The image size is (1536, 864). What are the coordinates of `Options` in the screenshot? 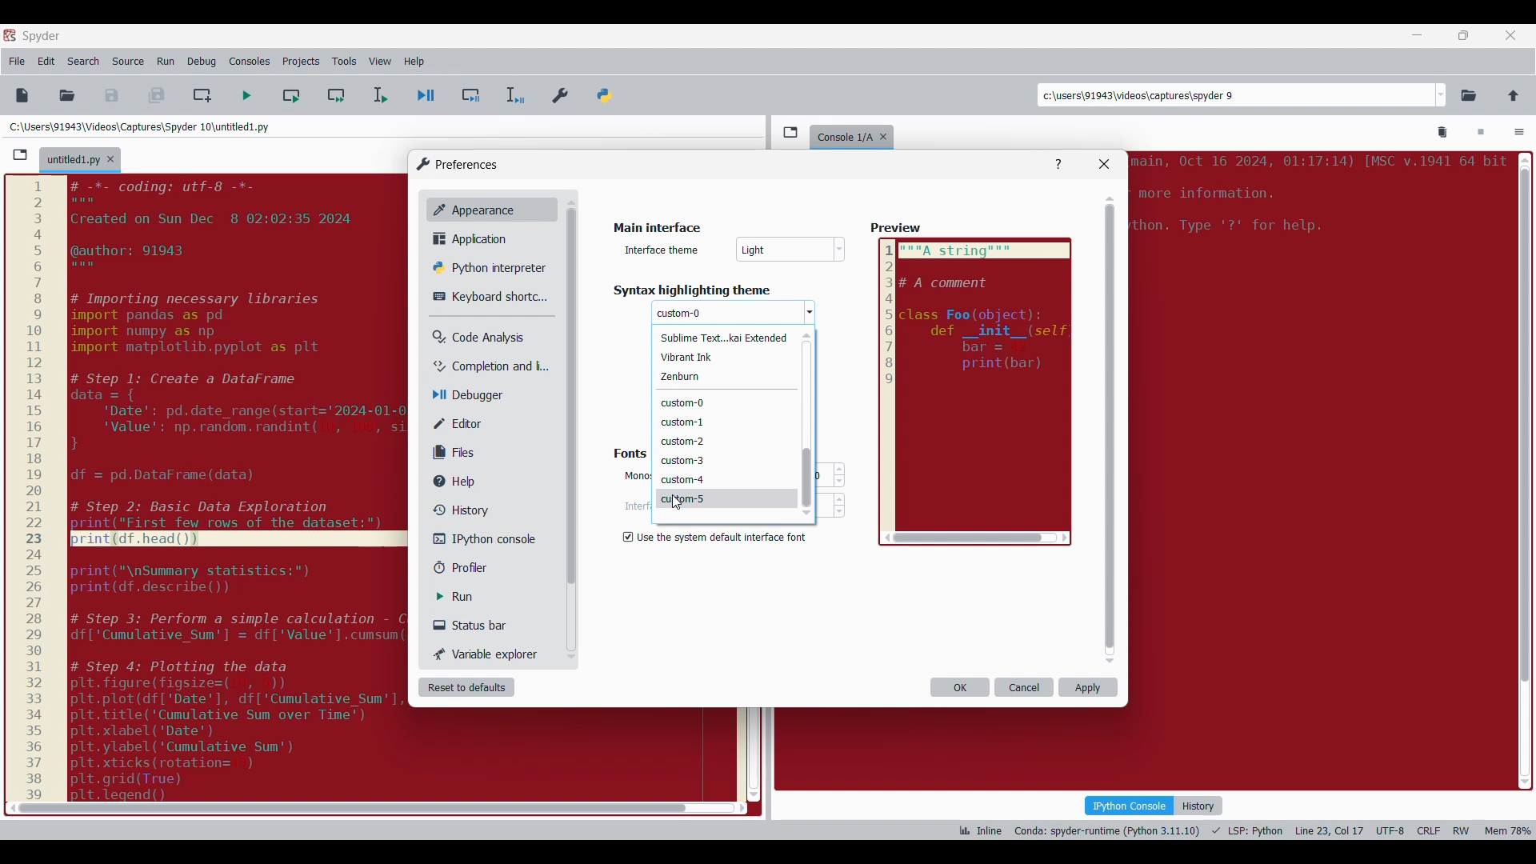 It's located at (1519, 134).